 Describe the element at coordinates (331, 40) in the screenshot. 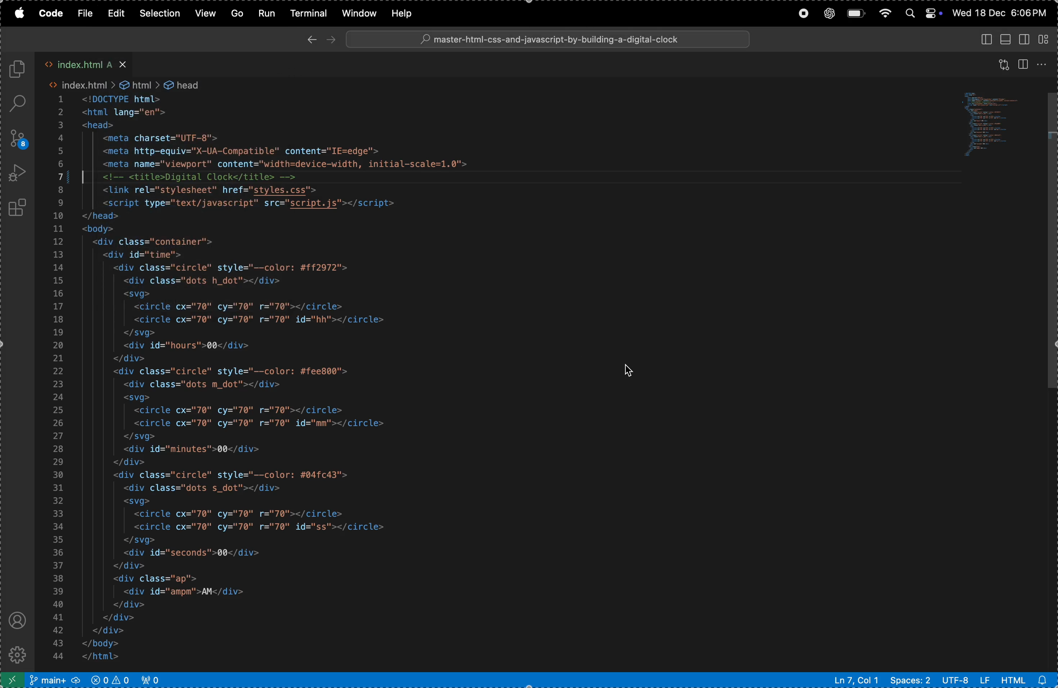

I see `forward` at that location.